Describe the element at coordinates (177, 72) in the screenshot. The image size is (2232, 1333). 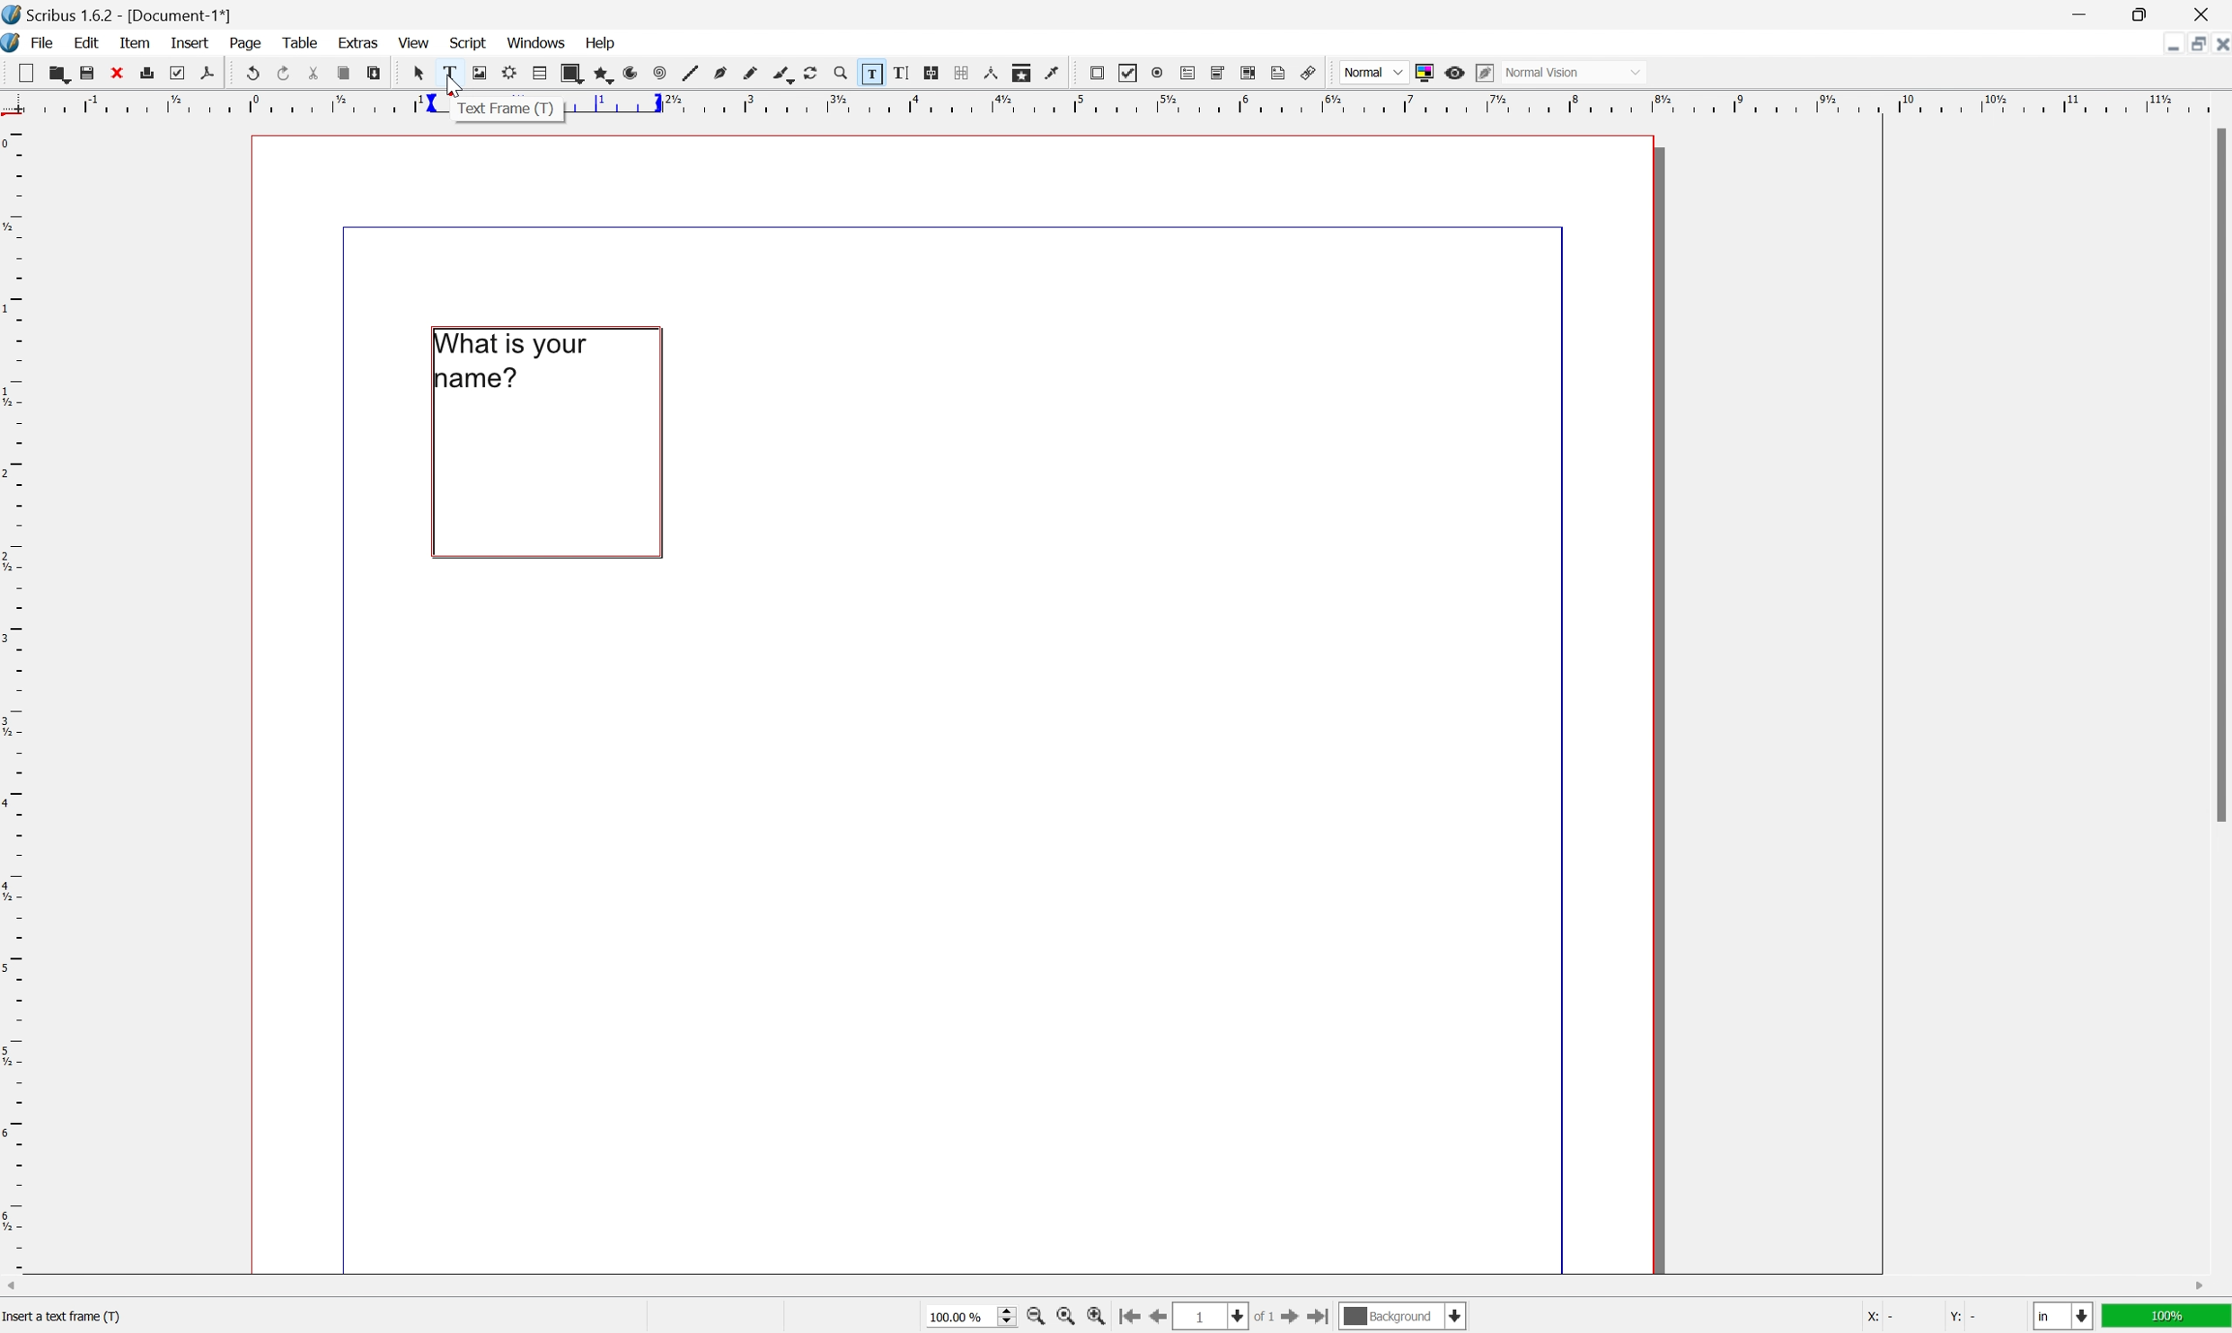
I see `preflight verifier` at that location.